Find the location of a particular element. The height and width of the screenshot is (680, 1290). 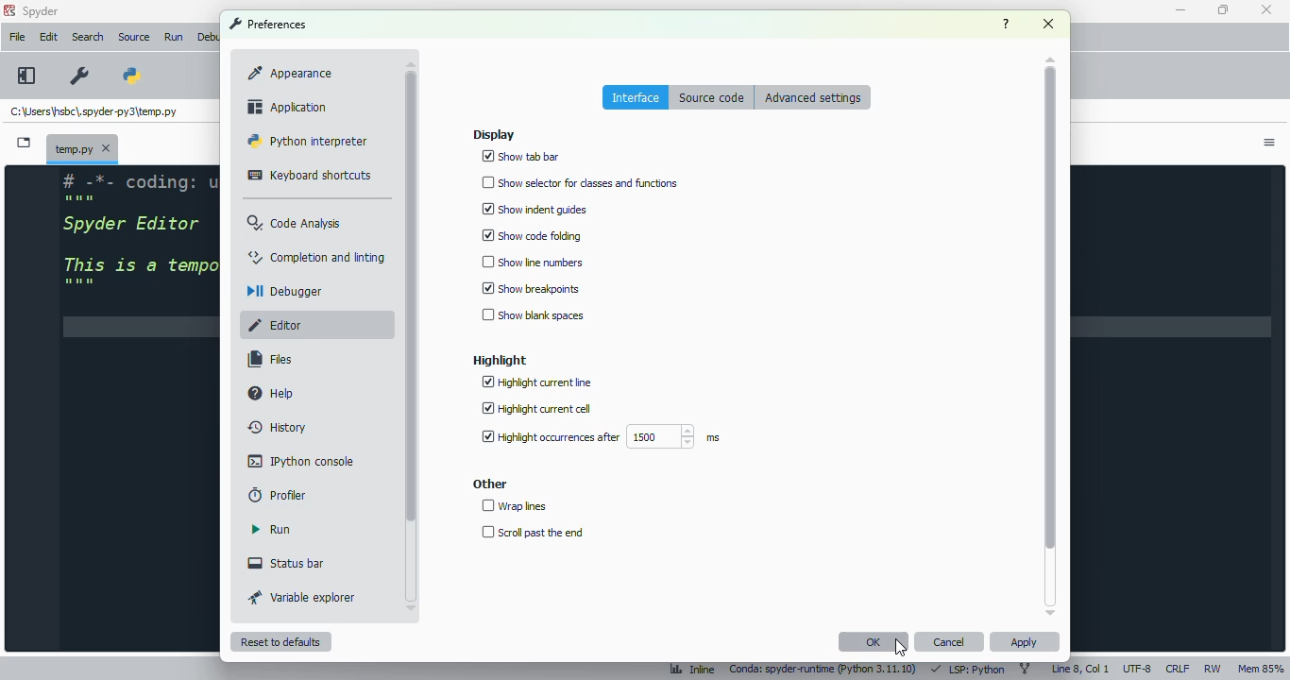

maximize current pane is located at coordinates (25, 75).